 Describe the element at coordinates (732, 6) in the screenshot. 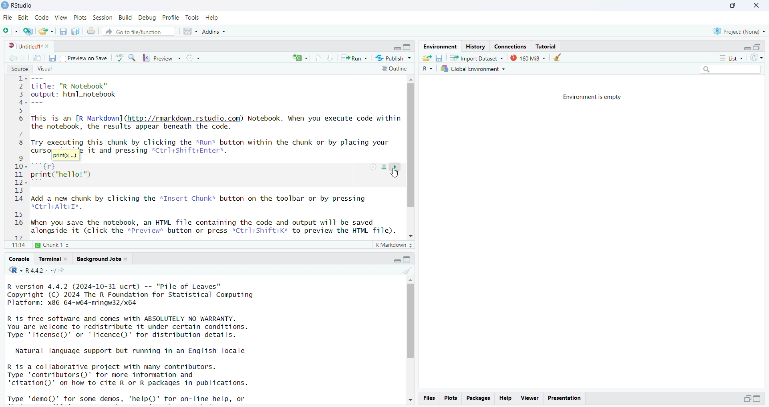

I see `maximize` at that location.